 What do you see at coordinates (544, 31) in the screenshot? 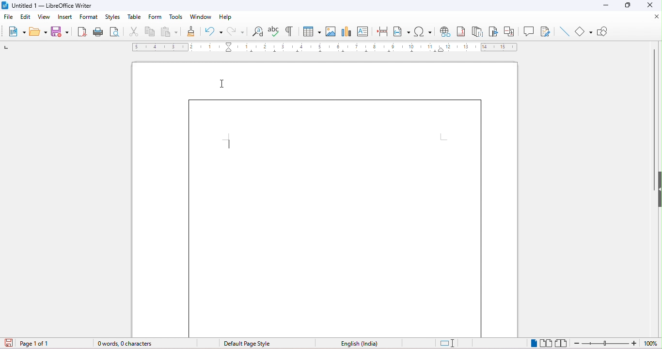
I see `show track` at bounding box center [544, 31].